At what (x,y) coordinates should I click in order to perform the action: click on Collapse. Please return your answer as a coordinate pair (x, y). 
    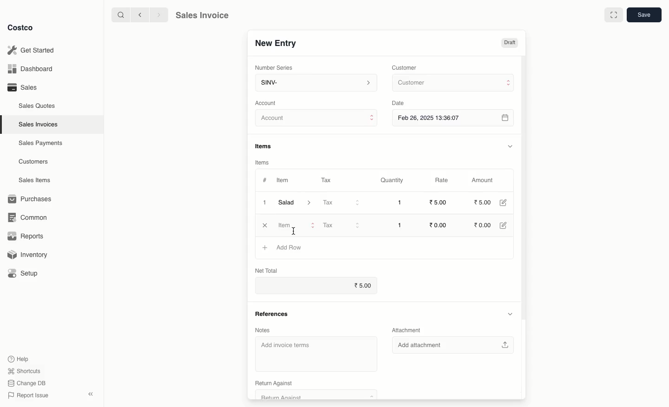
    Looking at the image, I should click on (92, 394).